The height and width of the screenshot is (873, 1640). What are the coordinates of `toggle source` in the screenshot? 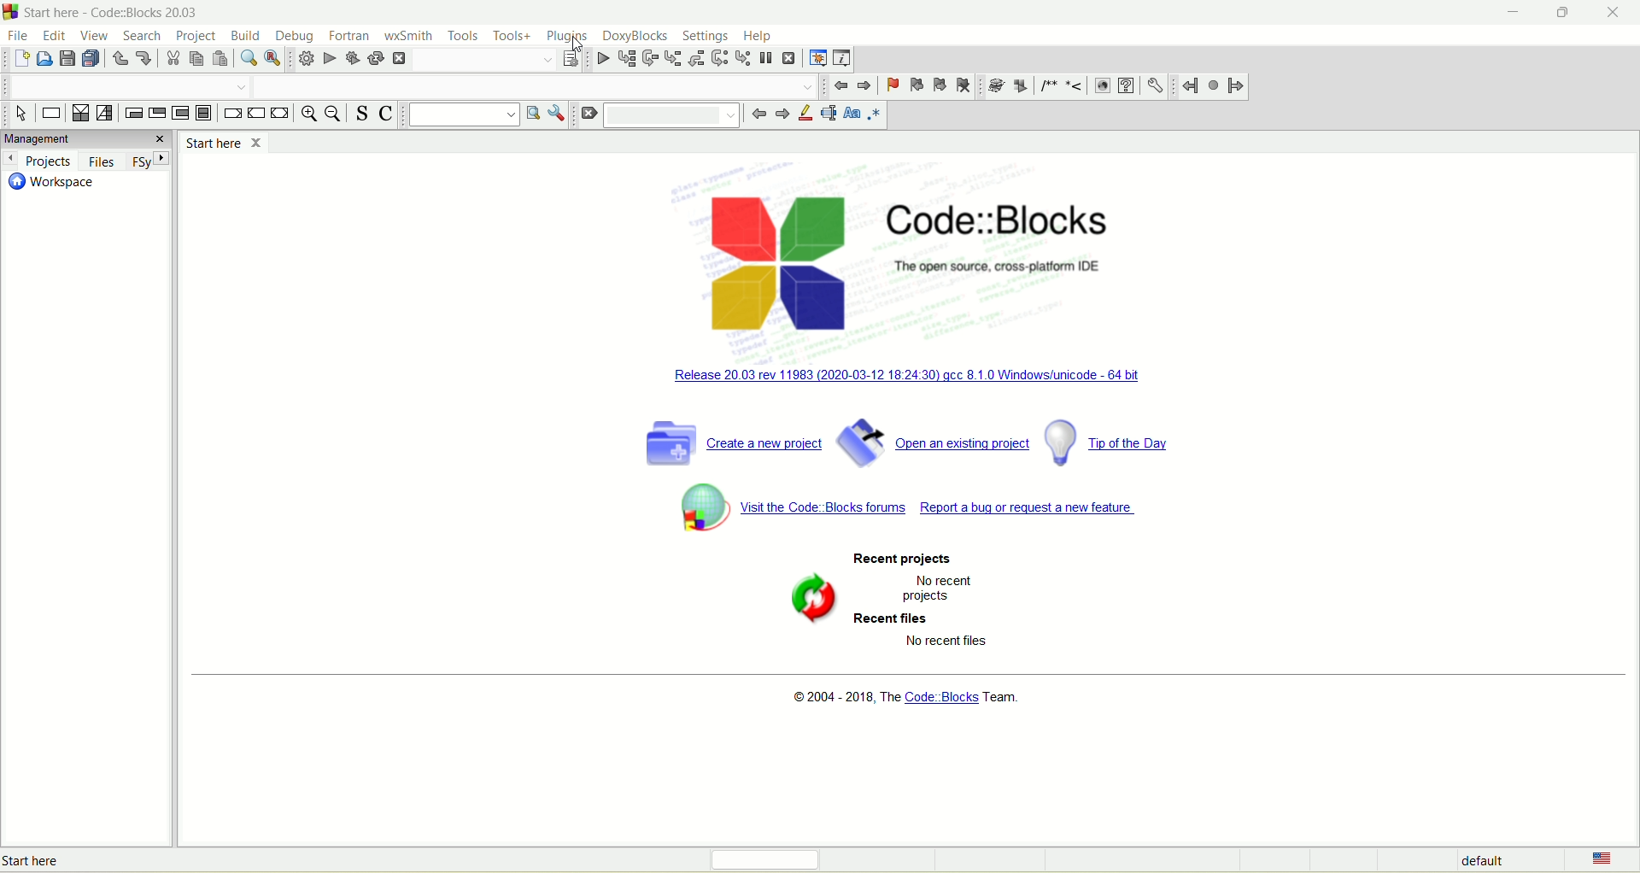 It's located at (359, 114).